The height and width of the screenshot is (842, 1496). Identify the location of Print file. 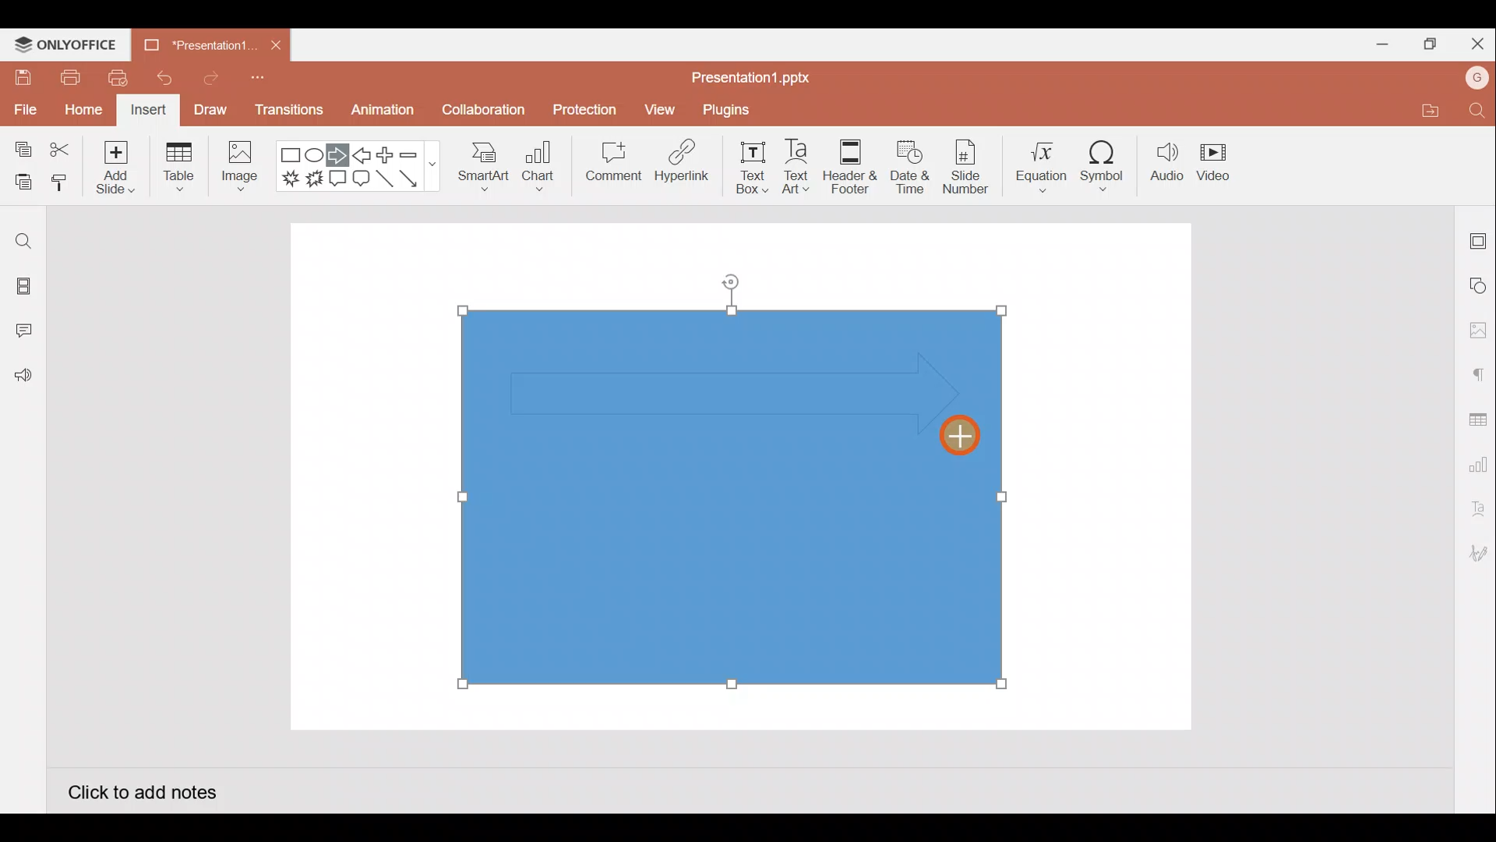
(69, 76).